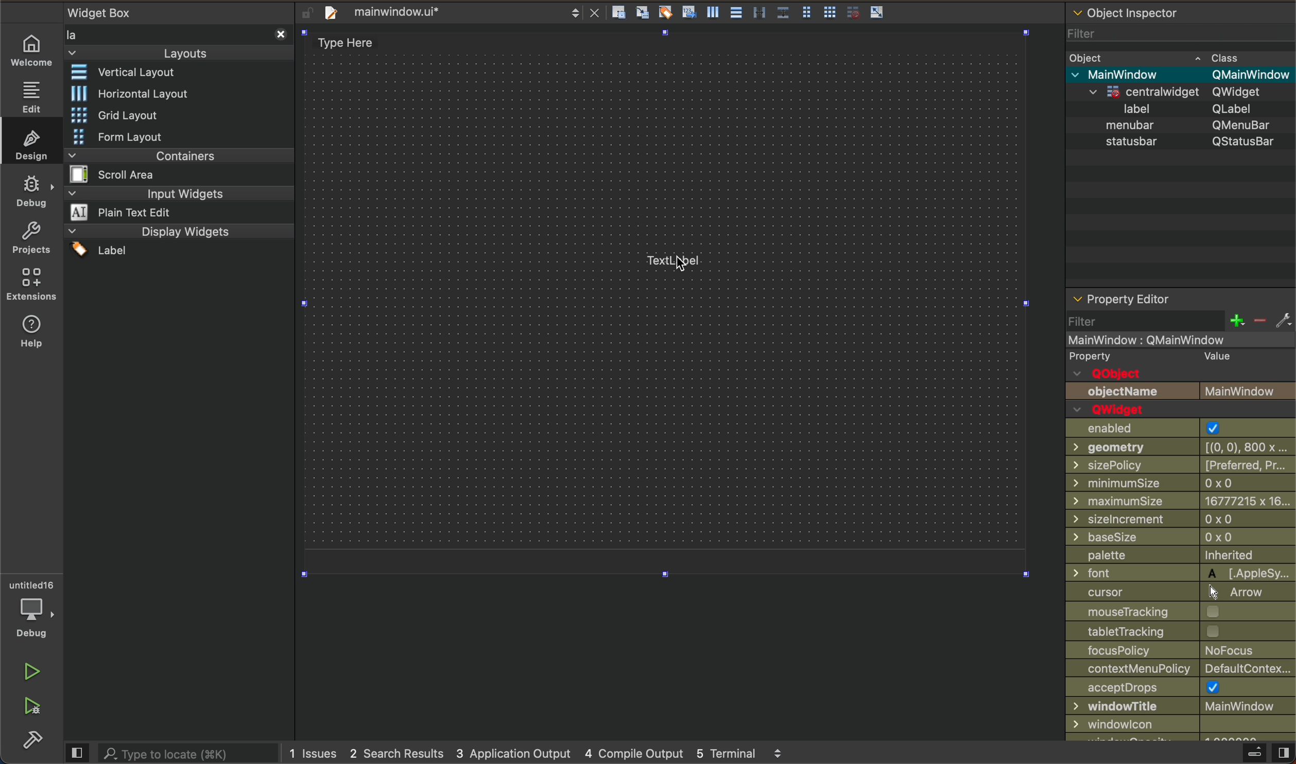 The width and height of the screenshot is (1296, 764). I want to click on widgetbox, so click(110, 12).